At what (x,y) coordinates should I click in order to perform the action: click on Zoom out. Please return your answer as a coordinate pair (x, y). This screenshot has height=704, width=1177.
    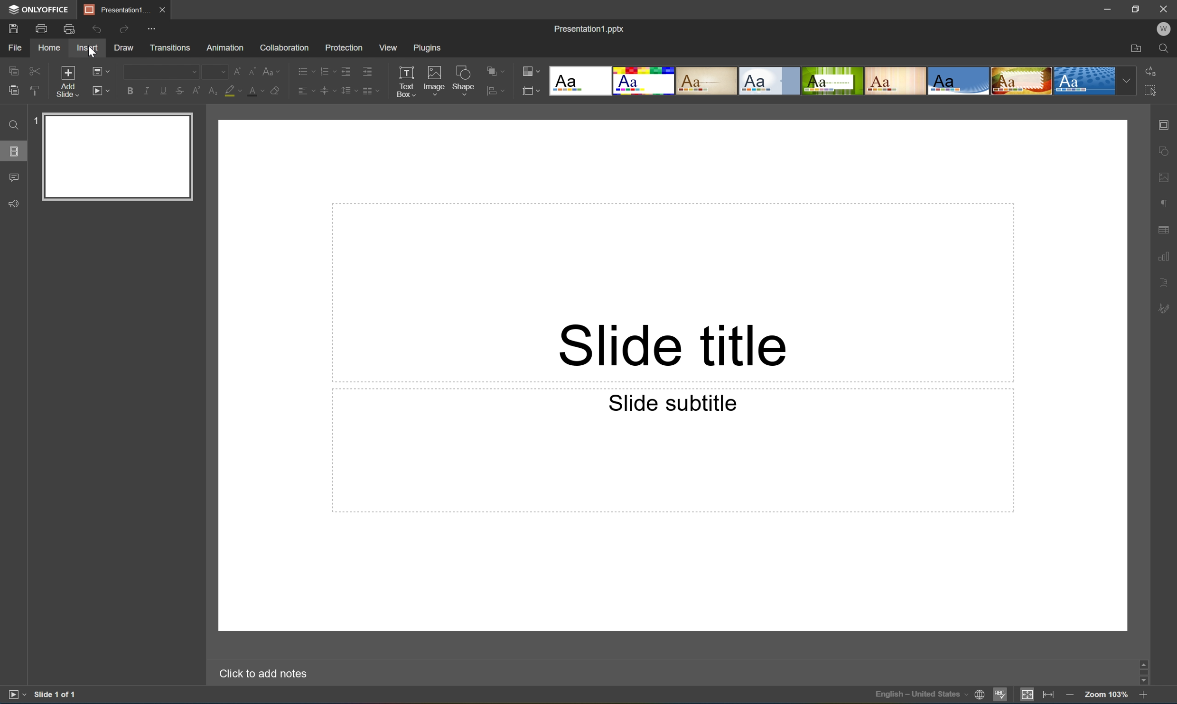
    Looking at the image, I should click on (1067, 693).